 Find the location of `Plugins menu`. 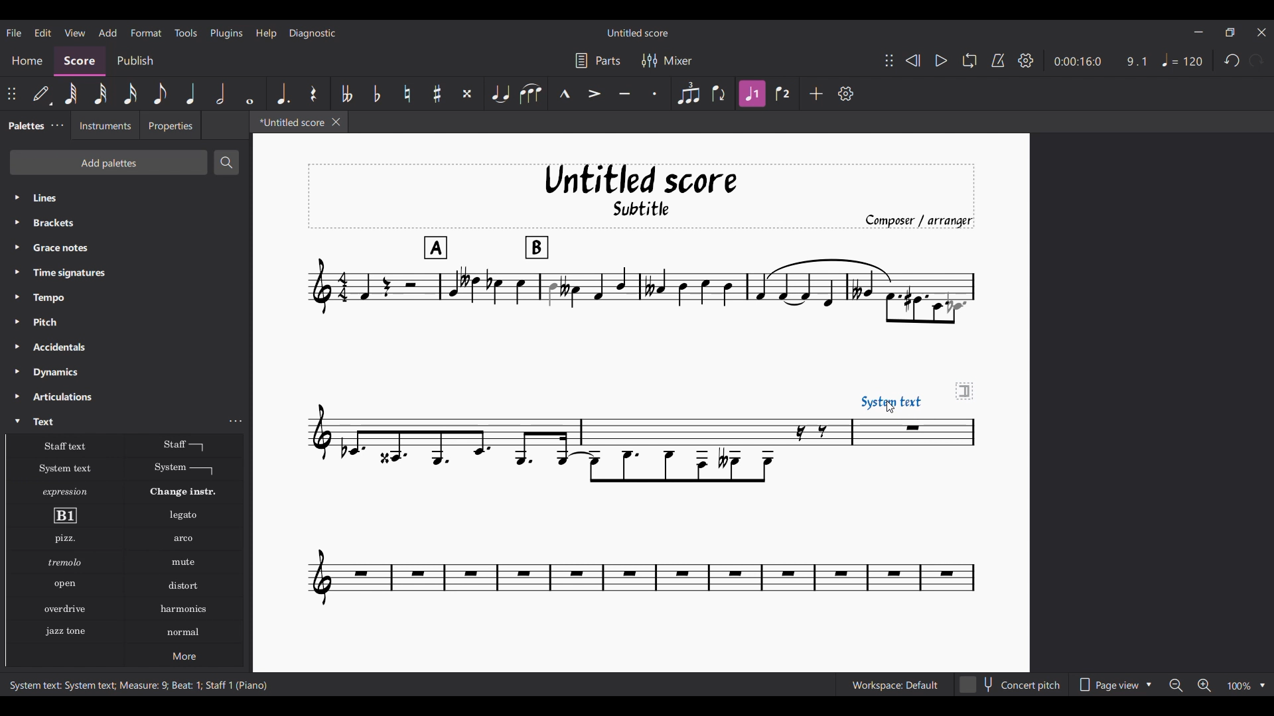

Plugins menu is located at coordinates (226, 33).